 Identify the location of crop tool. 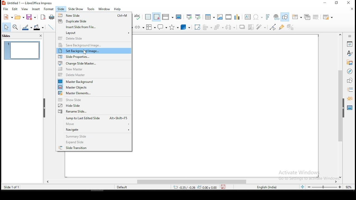
(197, 27).